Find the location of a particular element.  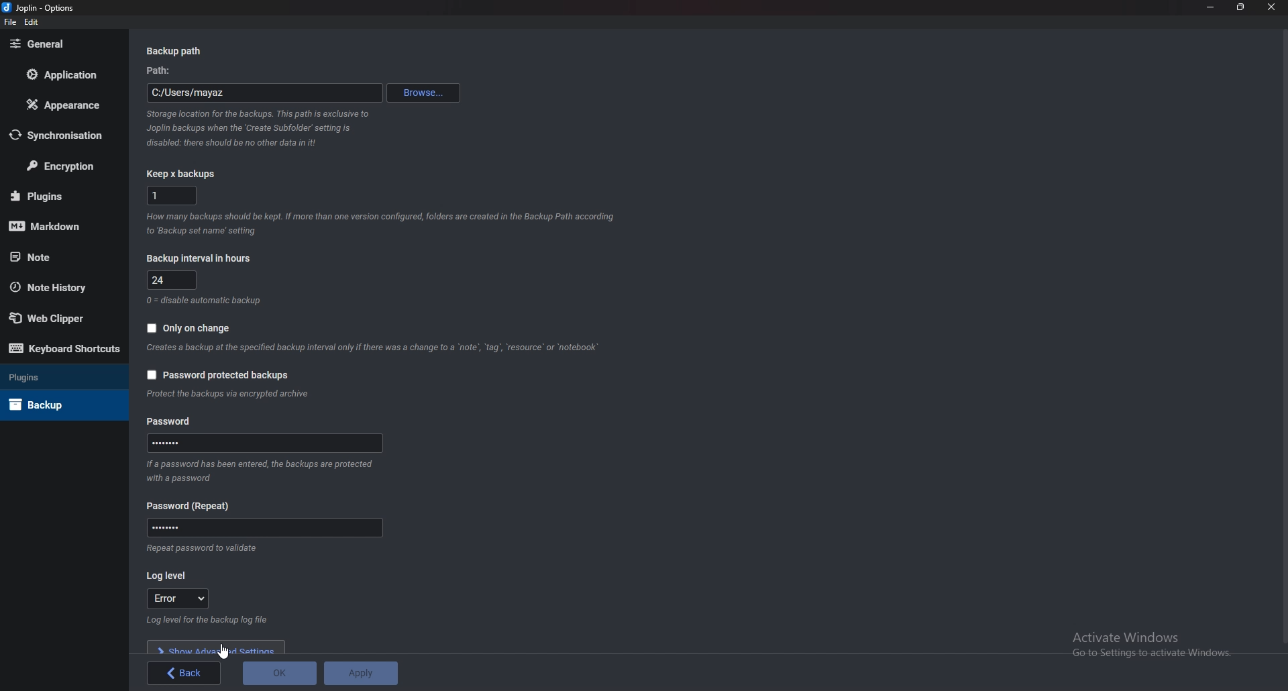

Info on log level is located at coordinates (213, 620).